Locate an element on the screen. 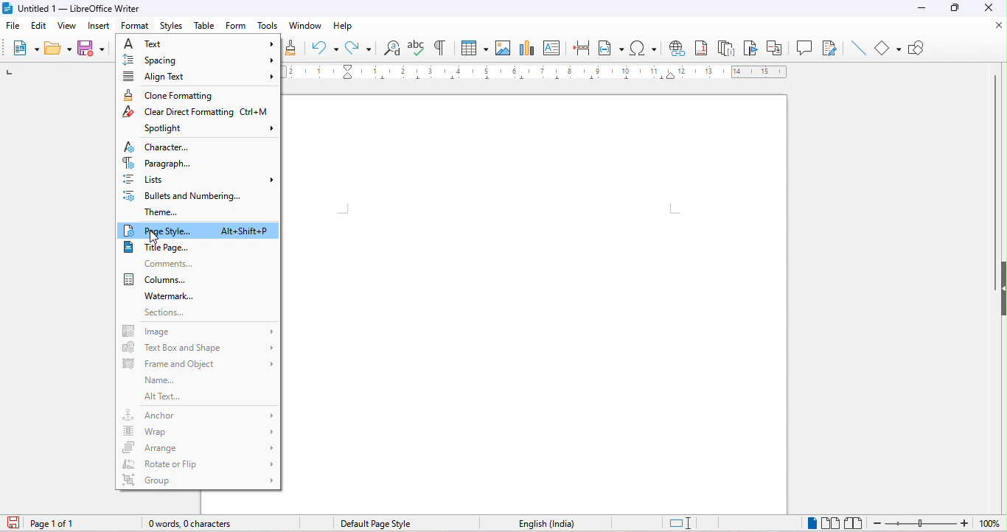 The image size is (1007, 532). bullets and numbering is located at coordinates (185, 197).